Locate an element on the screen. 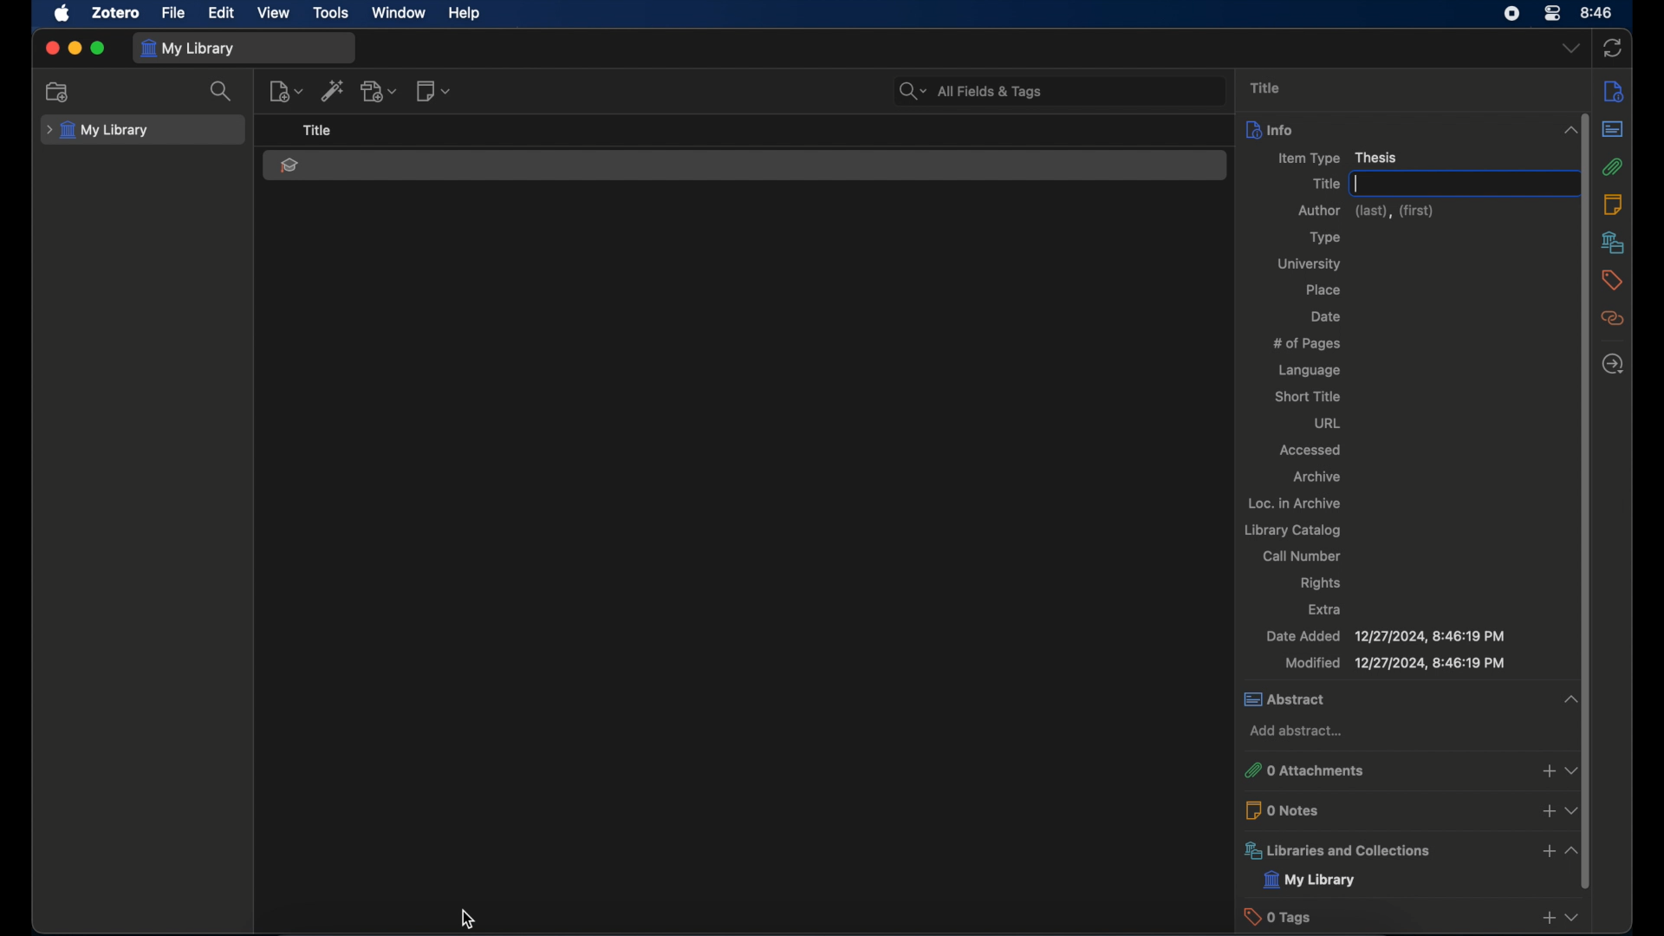 The width and height of the screenshot is (1664, 936). abstract is located at coordinates (1613, 130).